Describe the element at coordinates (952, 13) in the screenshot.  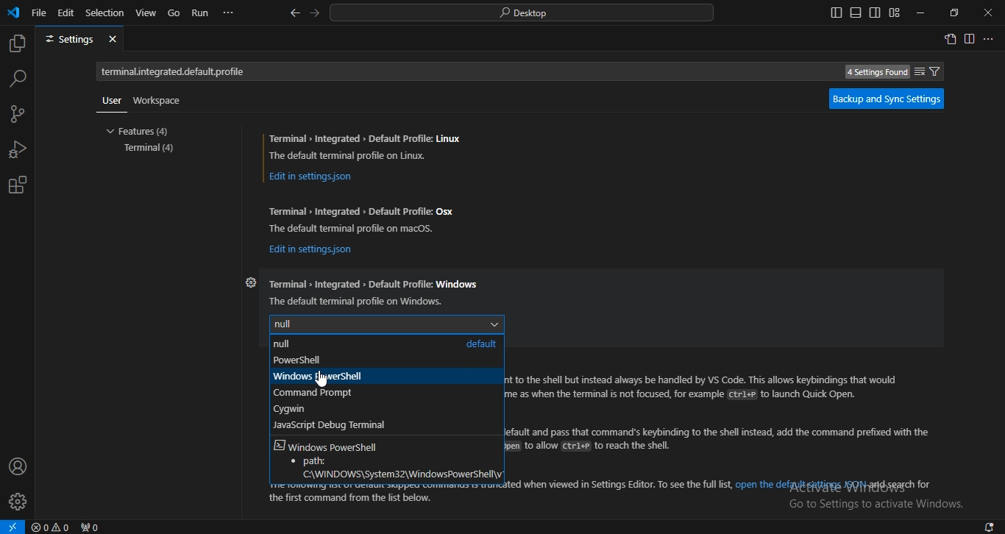
I see `restore windows` at that location.